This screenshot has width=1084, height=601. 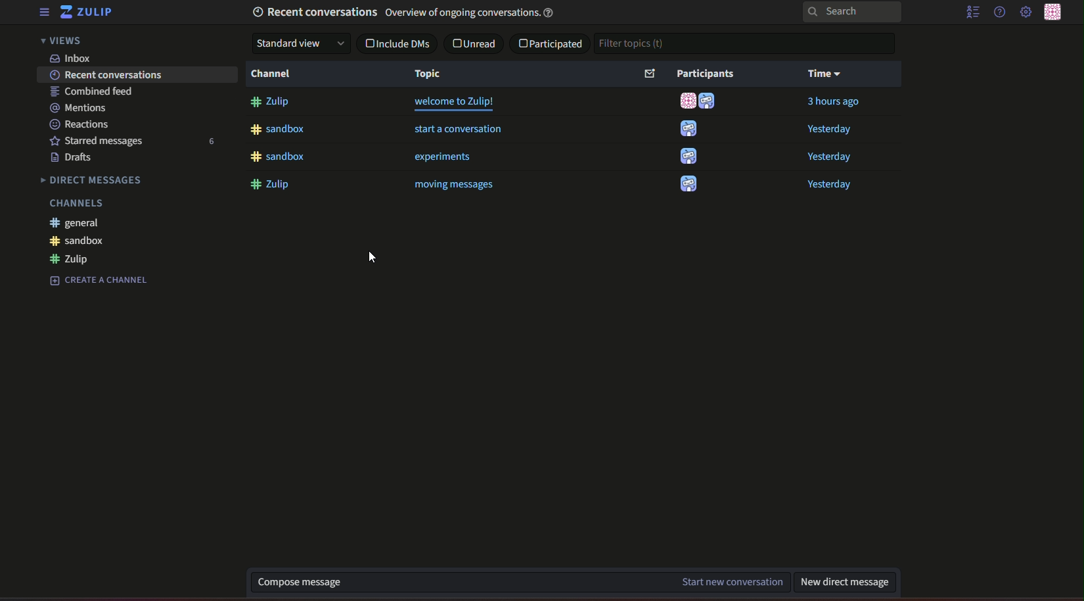 I want to click on number, so click(x=213, y=141).